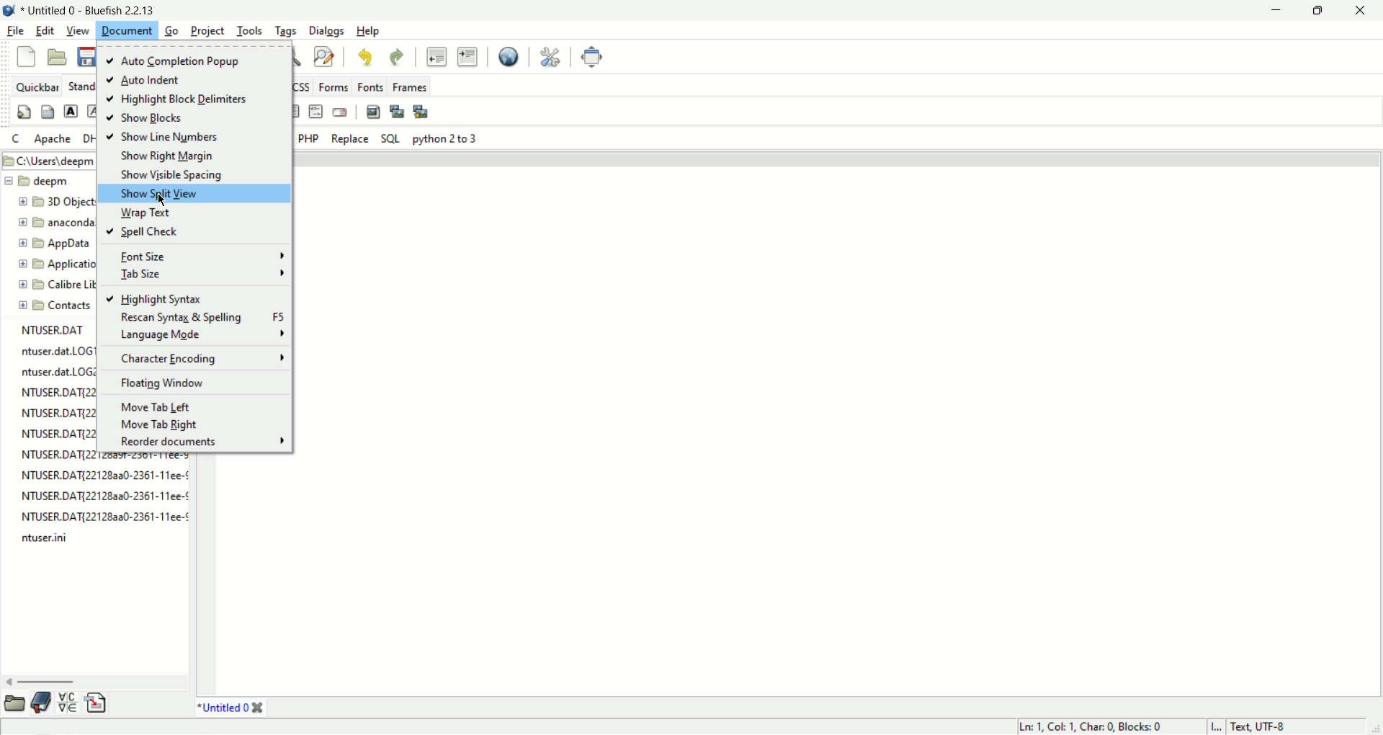  What do you see at coordinates (192, 383) in the screenshot?
I see `floating window` at bounding box center [192, 383].